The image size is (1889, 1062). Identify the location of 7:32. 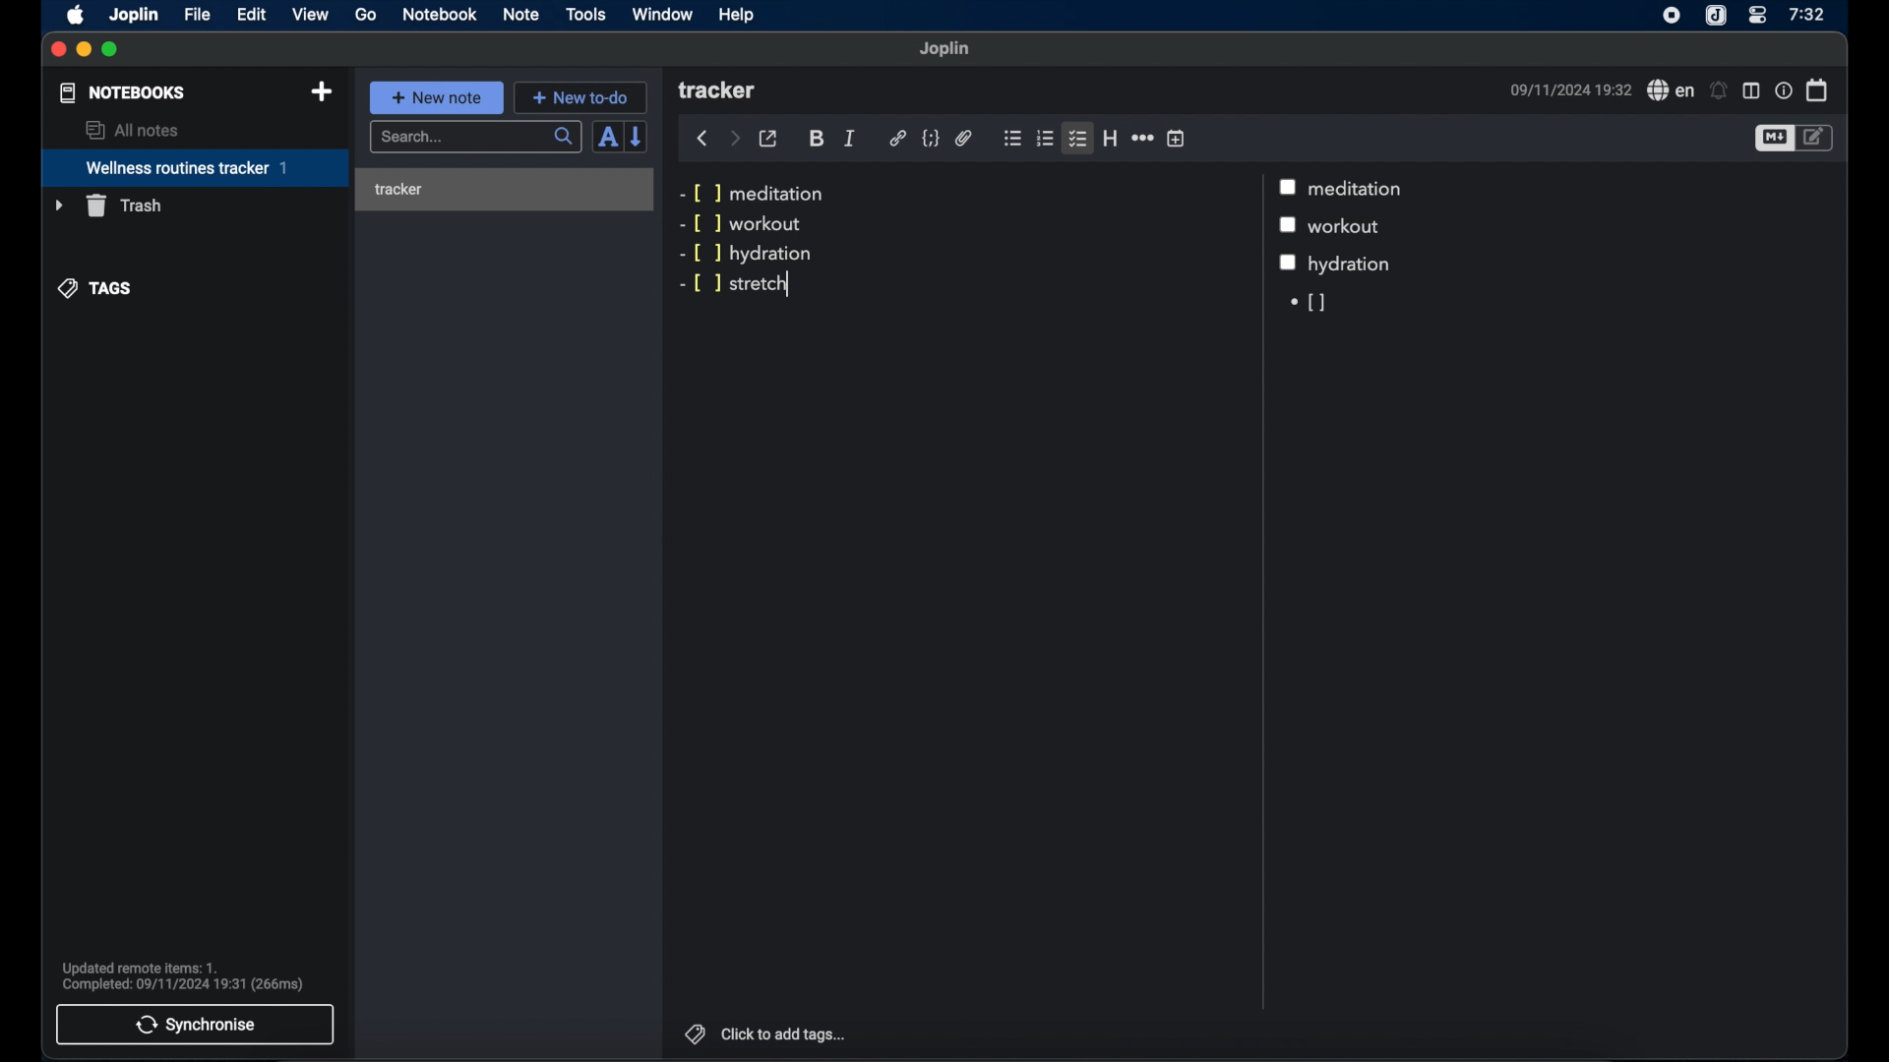
(1805, 15).